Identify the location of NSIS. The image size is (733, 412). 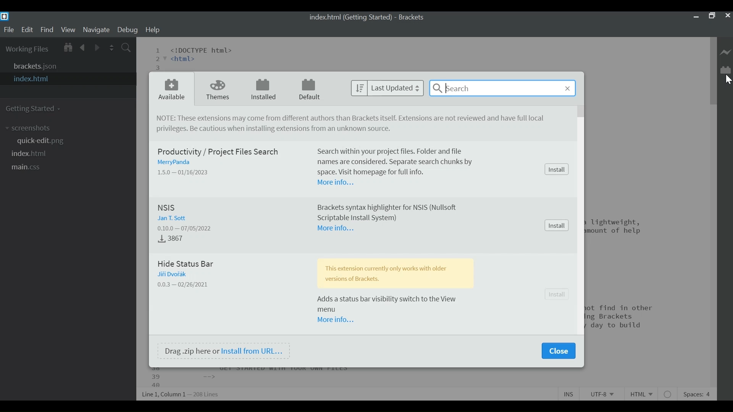
(167, 206).